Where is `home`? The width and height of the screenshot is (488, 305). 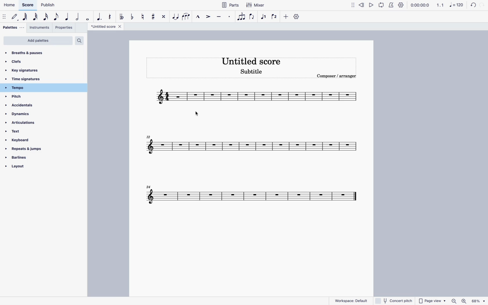 home is located at coordinates (10, 5).